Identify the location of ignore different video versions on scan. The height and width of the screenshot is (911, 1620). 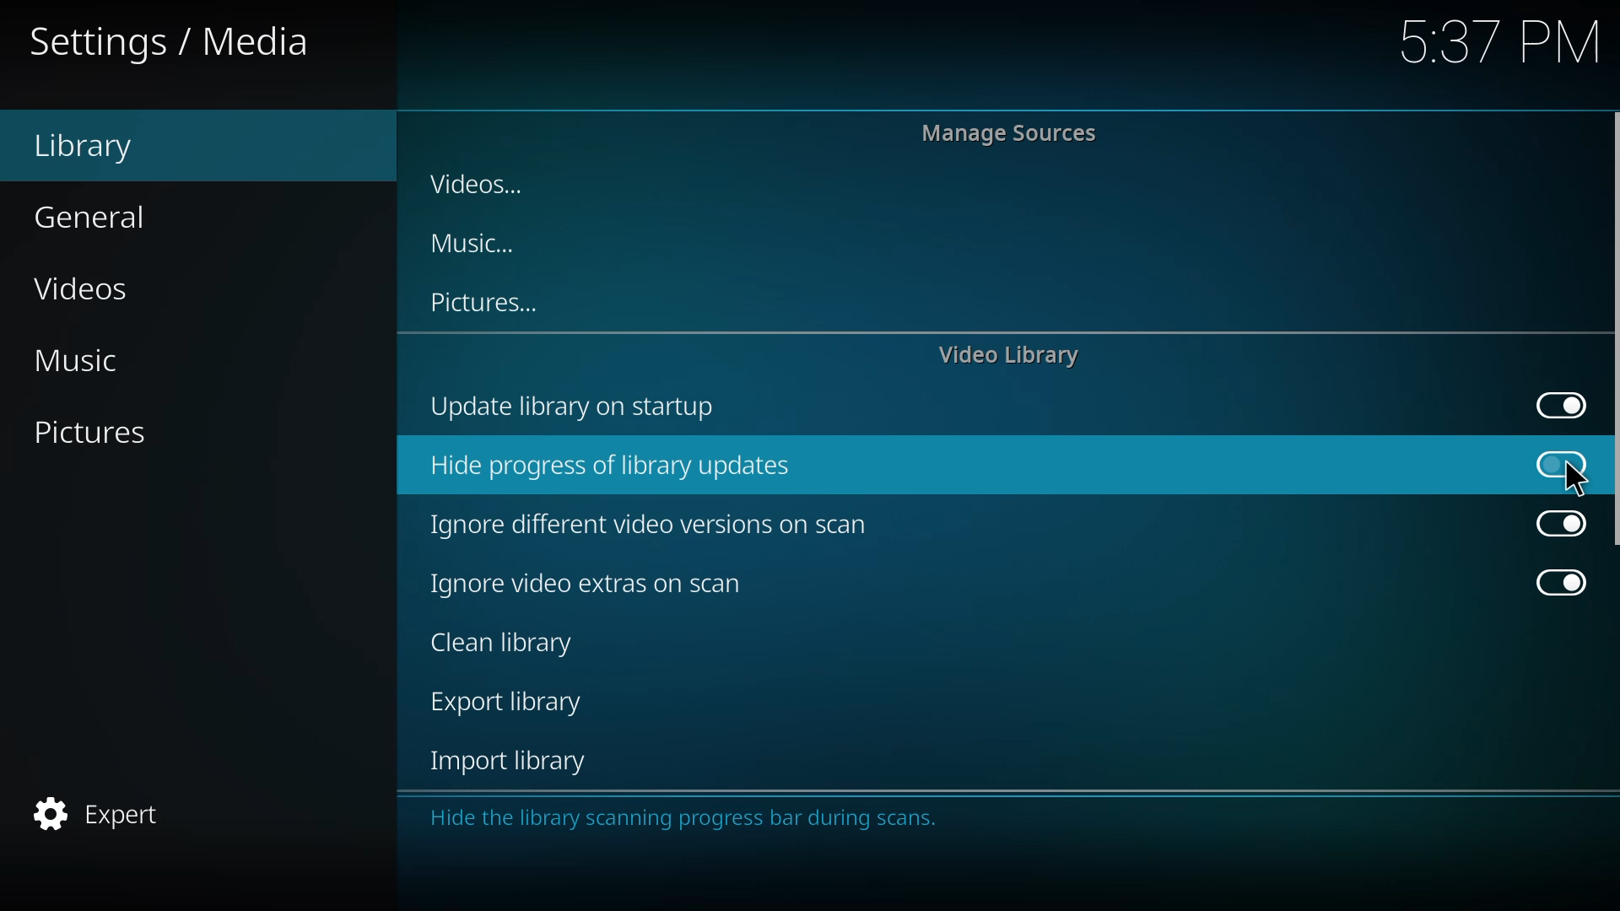
(656, 526).